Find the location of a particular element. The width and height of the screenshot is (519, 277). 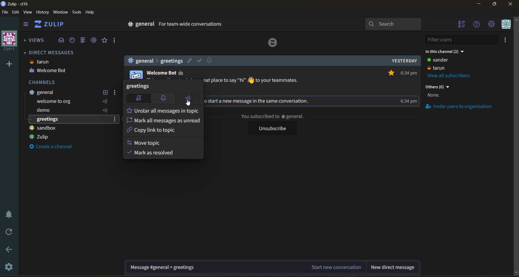

filter users is located at coordinates (463, 40).